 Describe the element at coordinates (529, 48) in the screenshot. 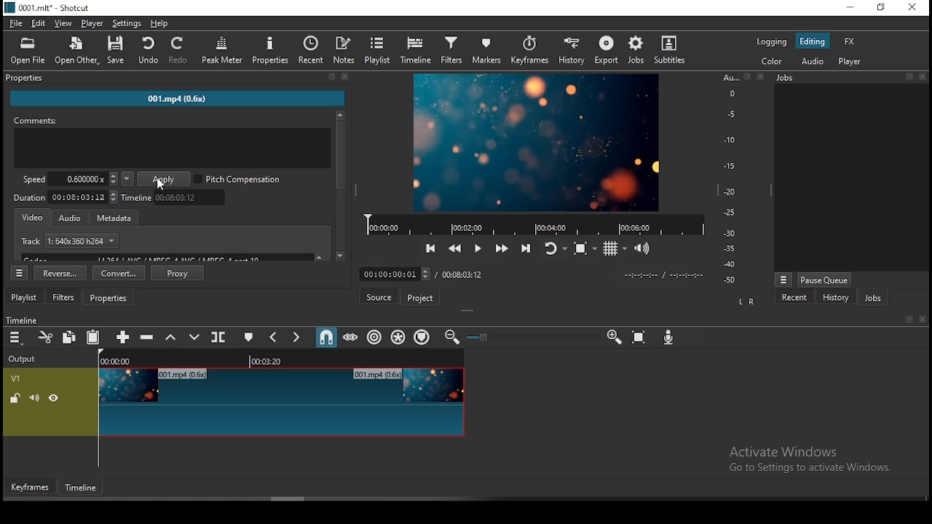

I see `keyframes` at that location.